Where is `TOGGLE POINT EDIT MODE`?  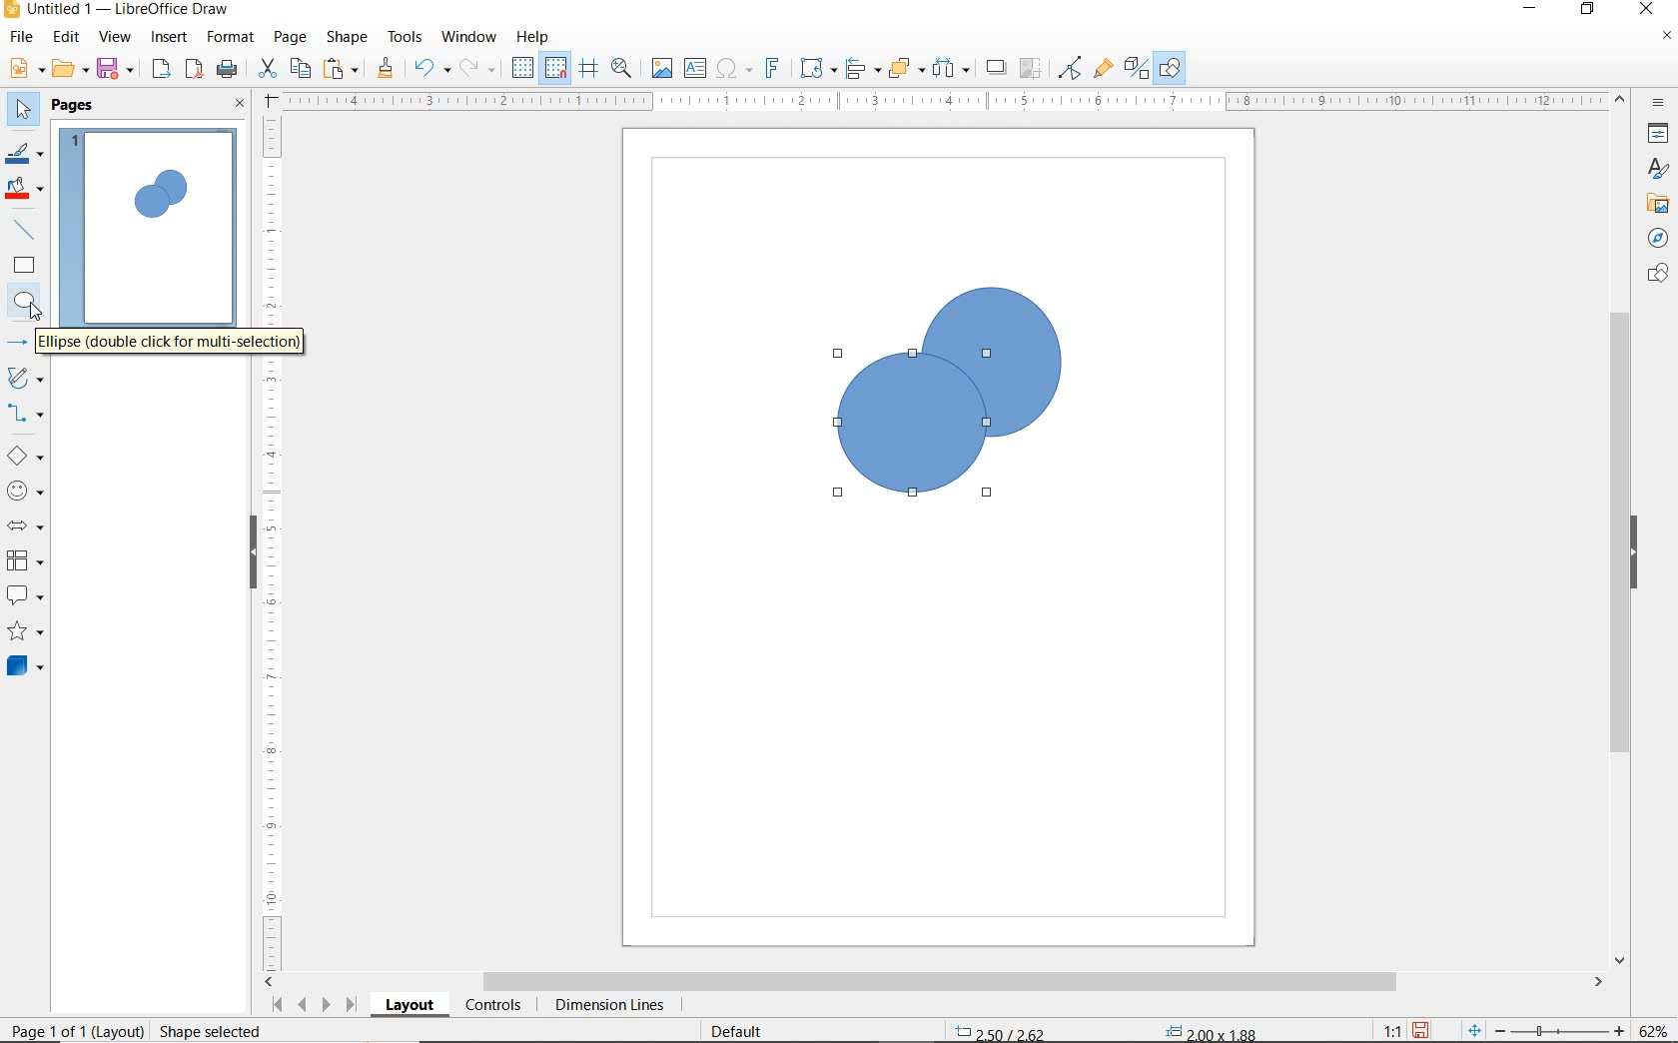
TOGGLE POINT EDIT MODE is located at coordinates (1071, 68).